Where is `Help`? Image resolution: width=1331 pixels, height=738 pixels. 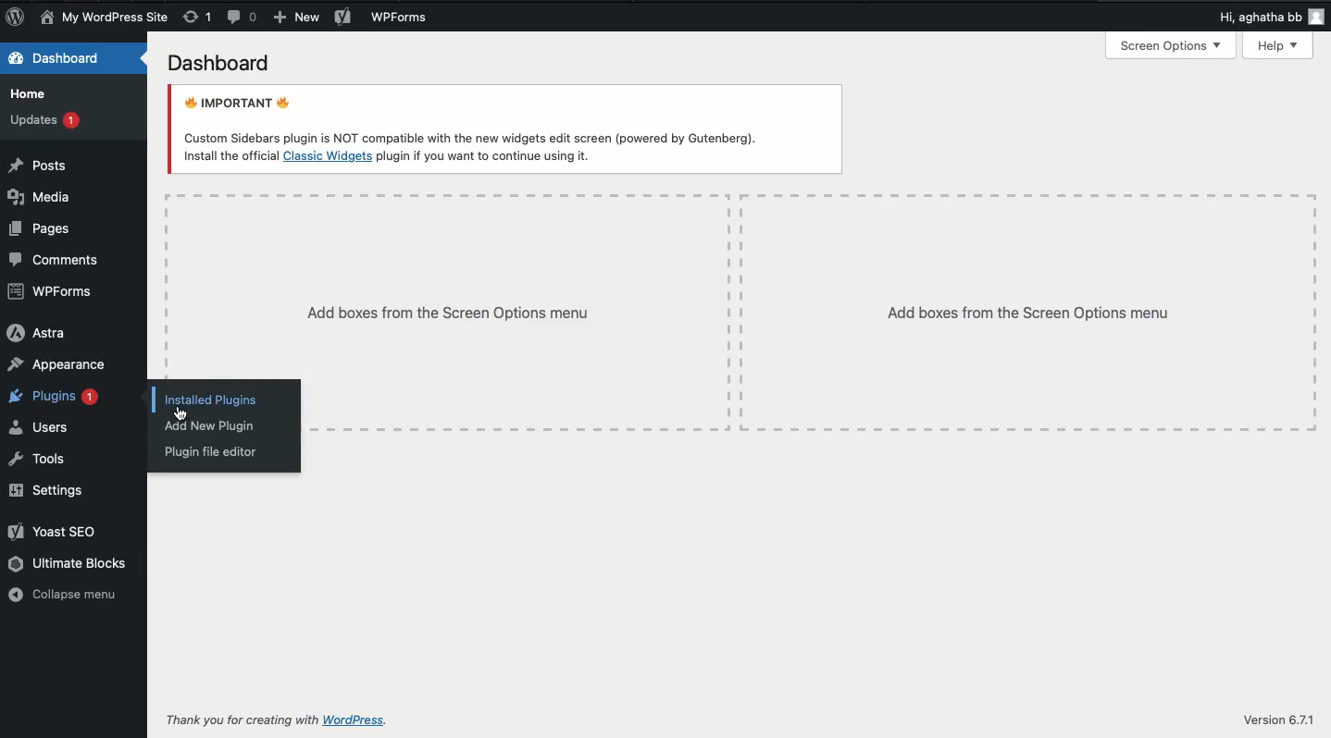
Help is located at coordinates (1279, 46).